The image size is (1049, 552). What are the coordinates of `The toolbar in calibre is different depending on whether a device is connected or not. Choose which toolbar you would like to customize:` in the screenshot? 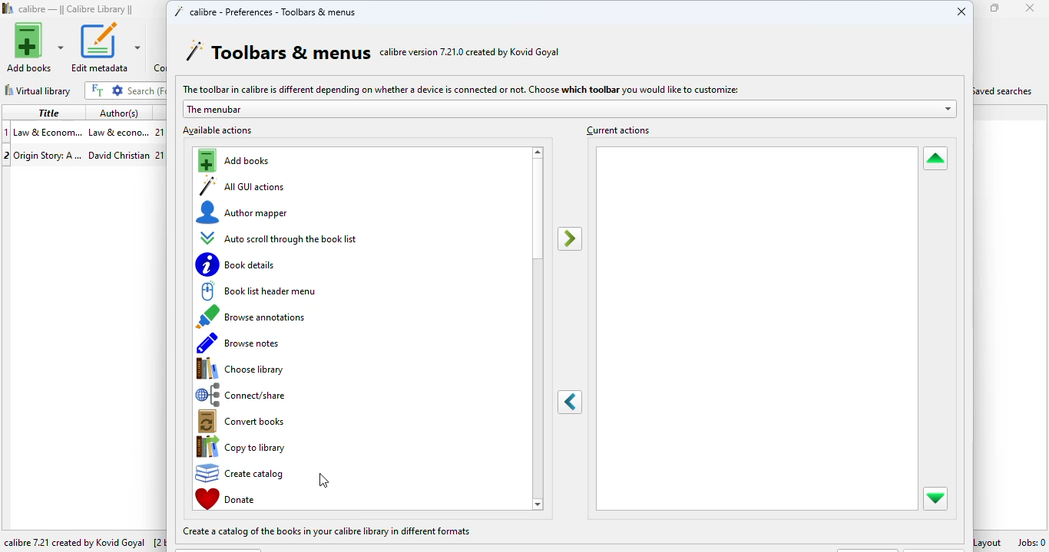 It's located at (459, 88).